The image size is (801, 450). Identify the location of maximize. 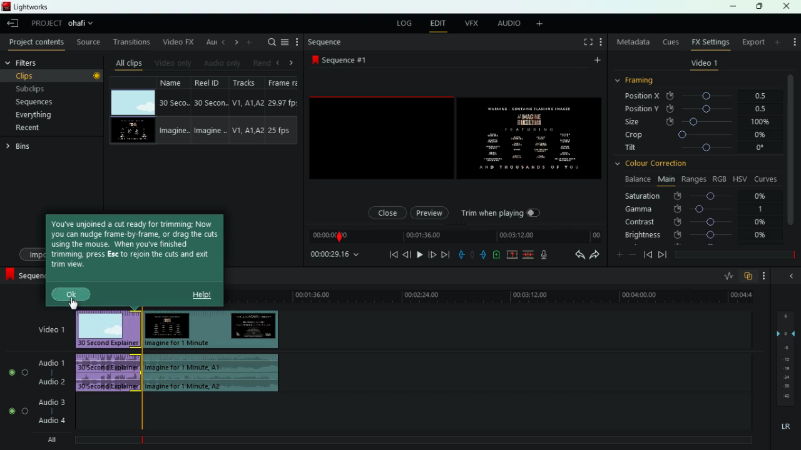
(760, 6).